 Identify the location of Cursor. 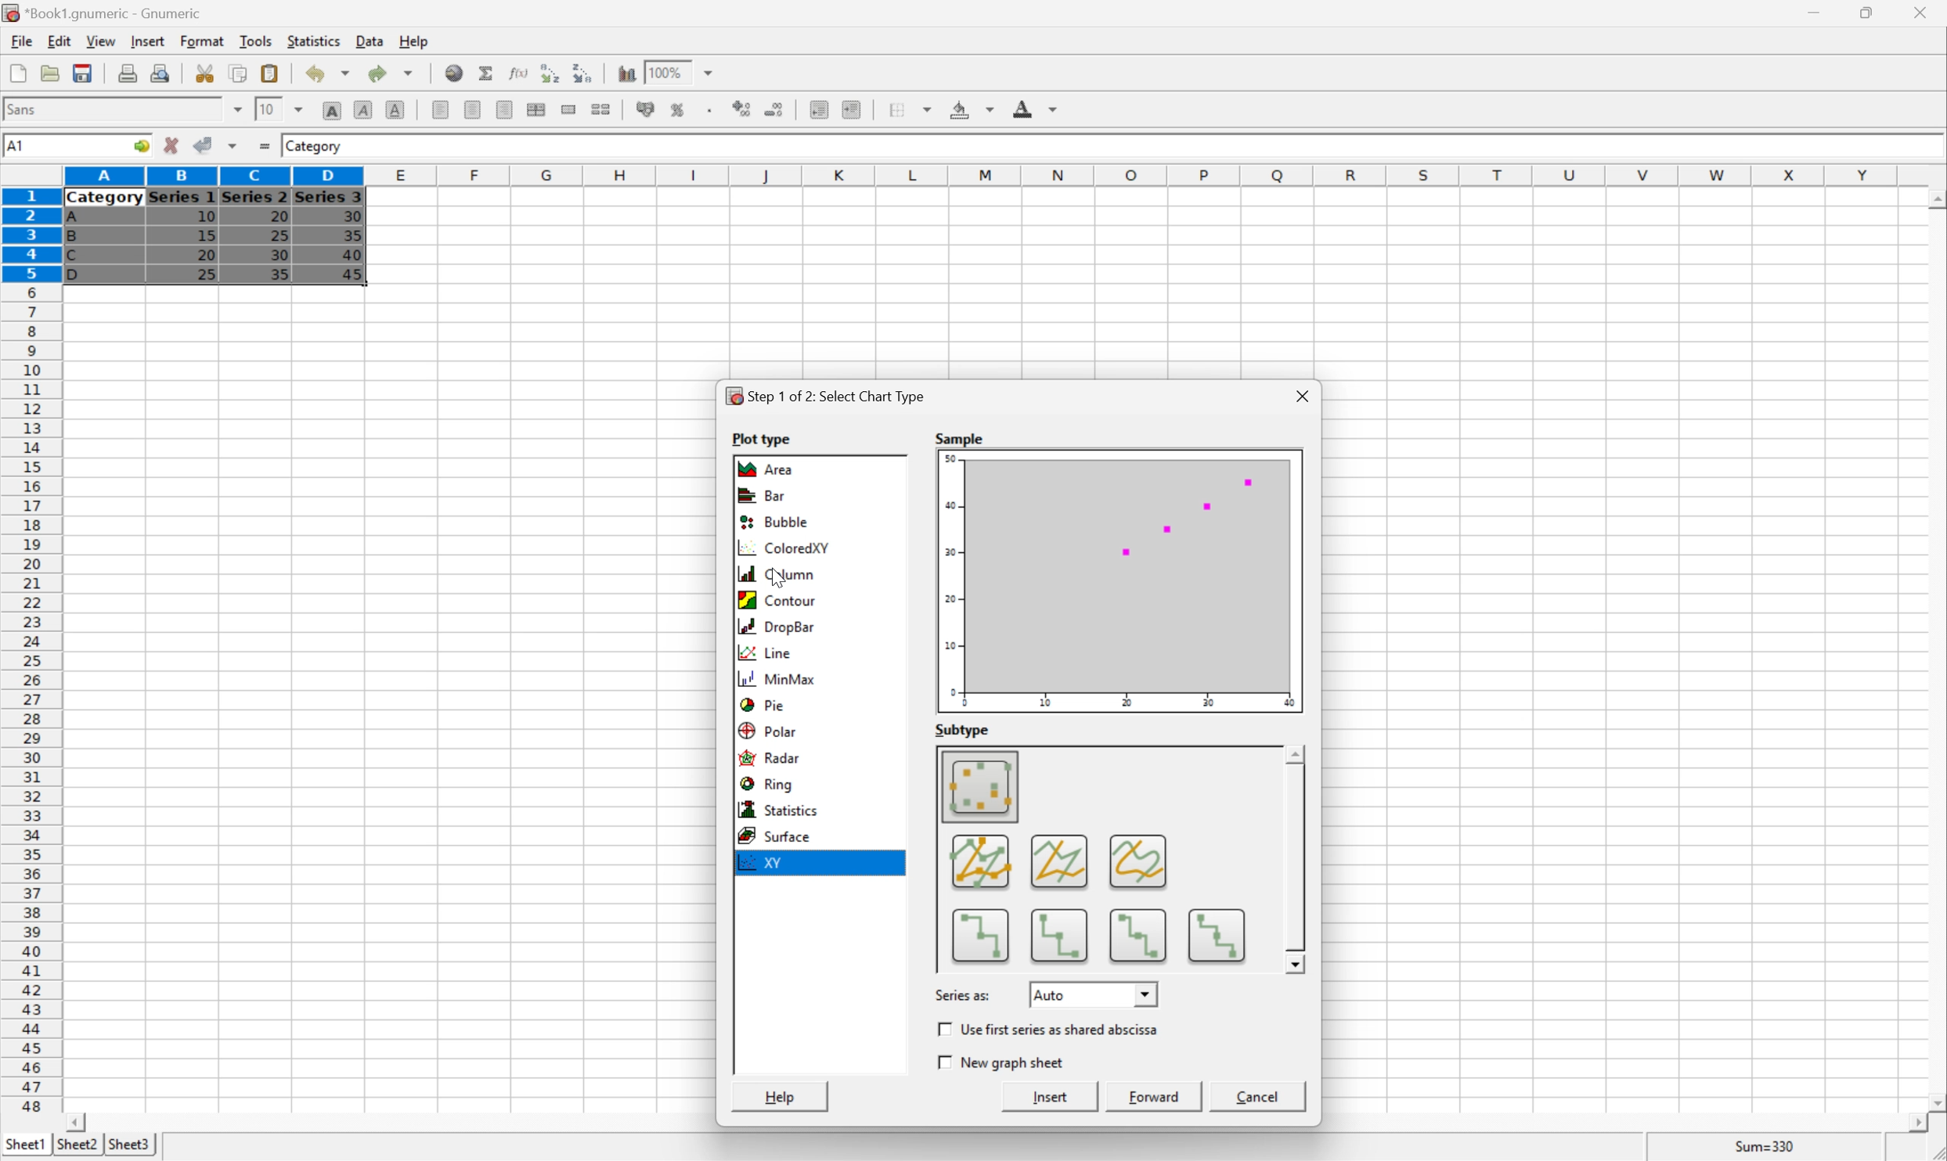
(335, 271).